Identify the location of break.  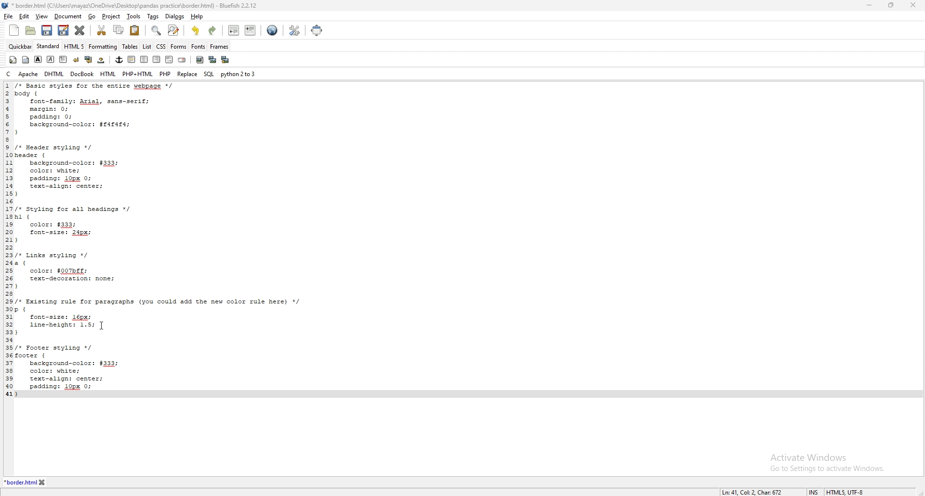
(77, 59).